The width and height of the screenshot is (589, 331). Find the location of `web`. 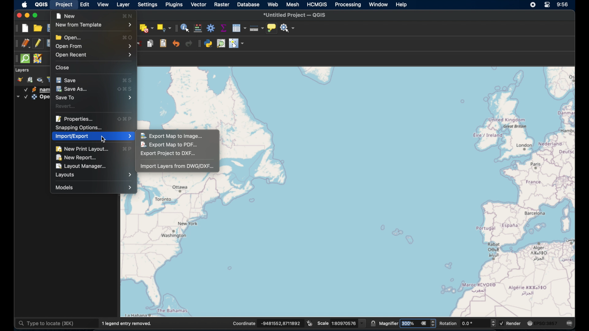

web is located at coordinates (273, 4).